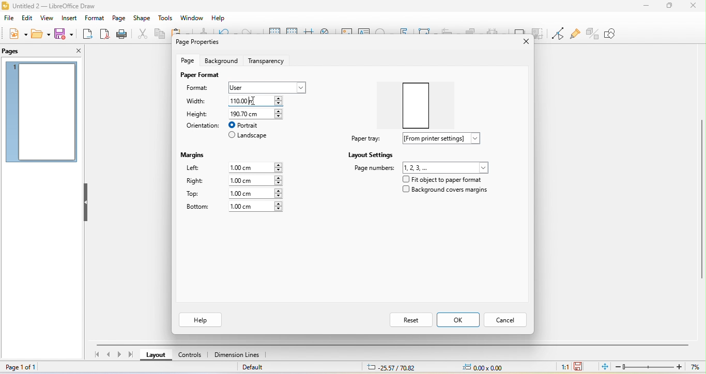 The height and width of the screenshot is (374, 706). Describe the element at coordinates (40, 34) in the screenshot. I see `open` at that location.